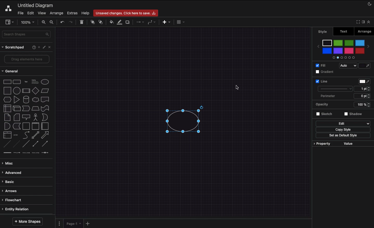  I want to click on stroke, so click(334, 89).